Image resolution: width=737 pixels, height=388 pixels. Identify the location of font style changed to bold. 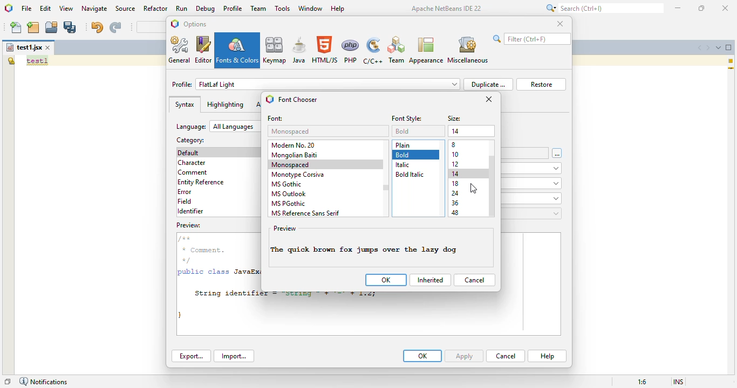
(364, 250).